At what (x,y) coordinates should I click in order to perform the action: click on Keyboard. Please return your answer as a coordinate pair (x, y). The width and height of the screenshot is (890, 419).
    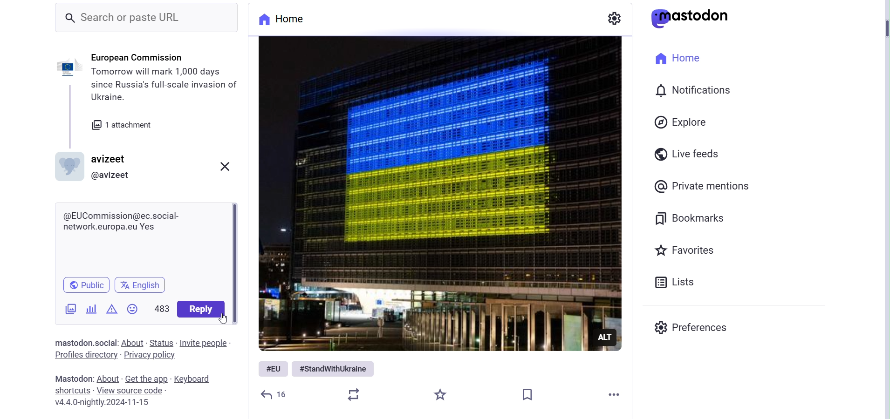
    Looking at the image, I should click on (195, 378).